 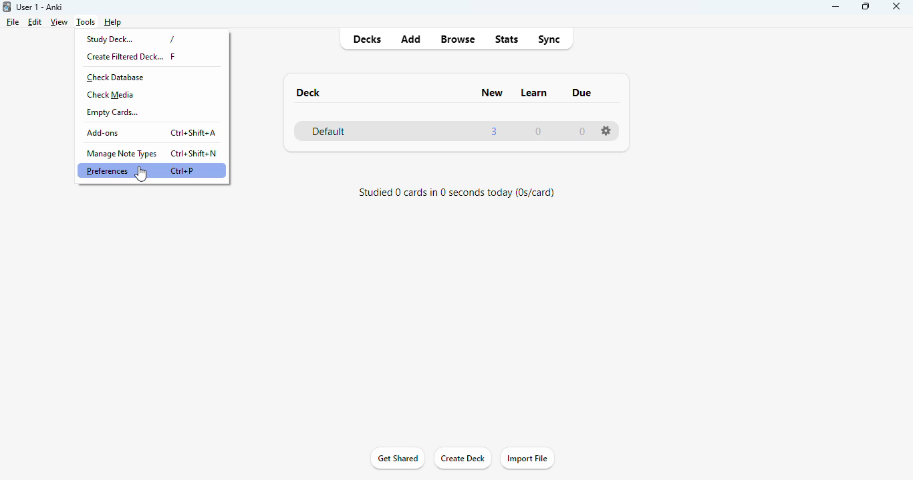 I want to click on Ctrl+P, so click(x=183, y=170).